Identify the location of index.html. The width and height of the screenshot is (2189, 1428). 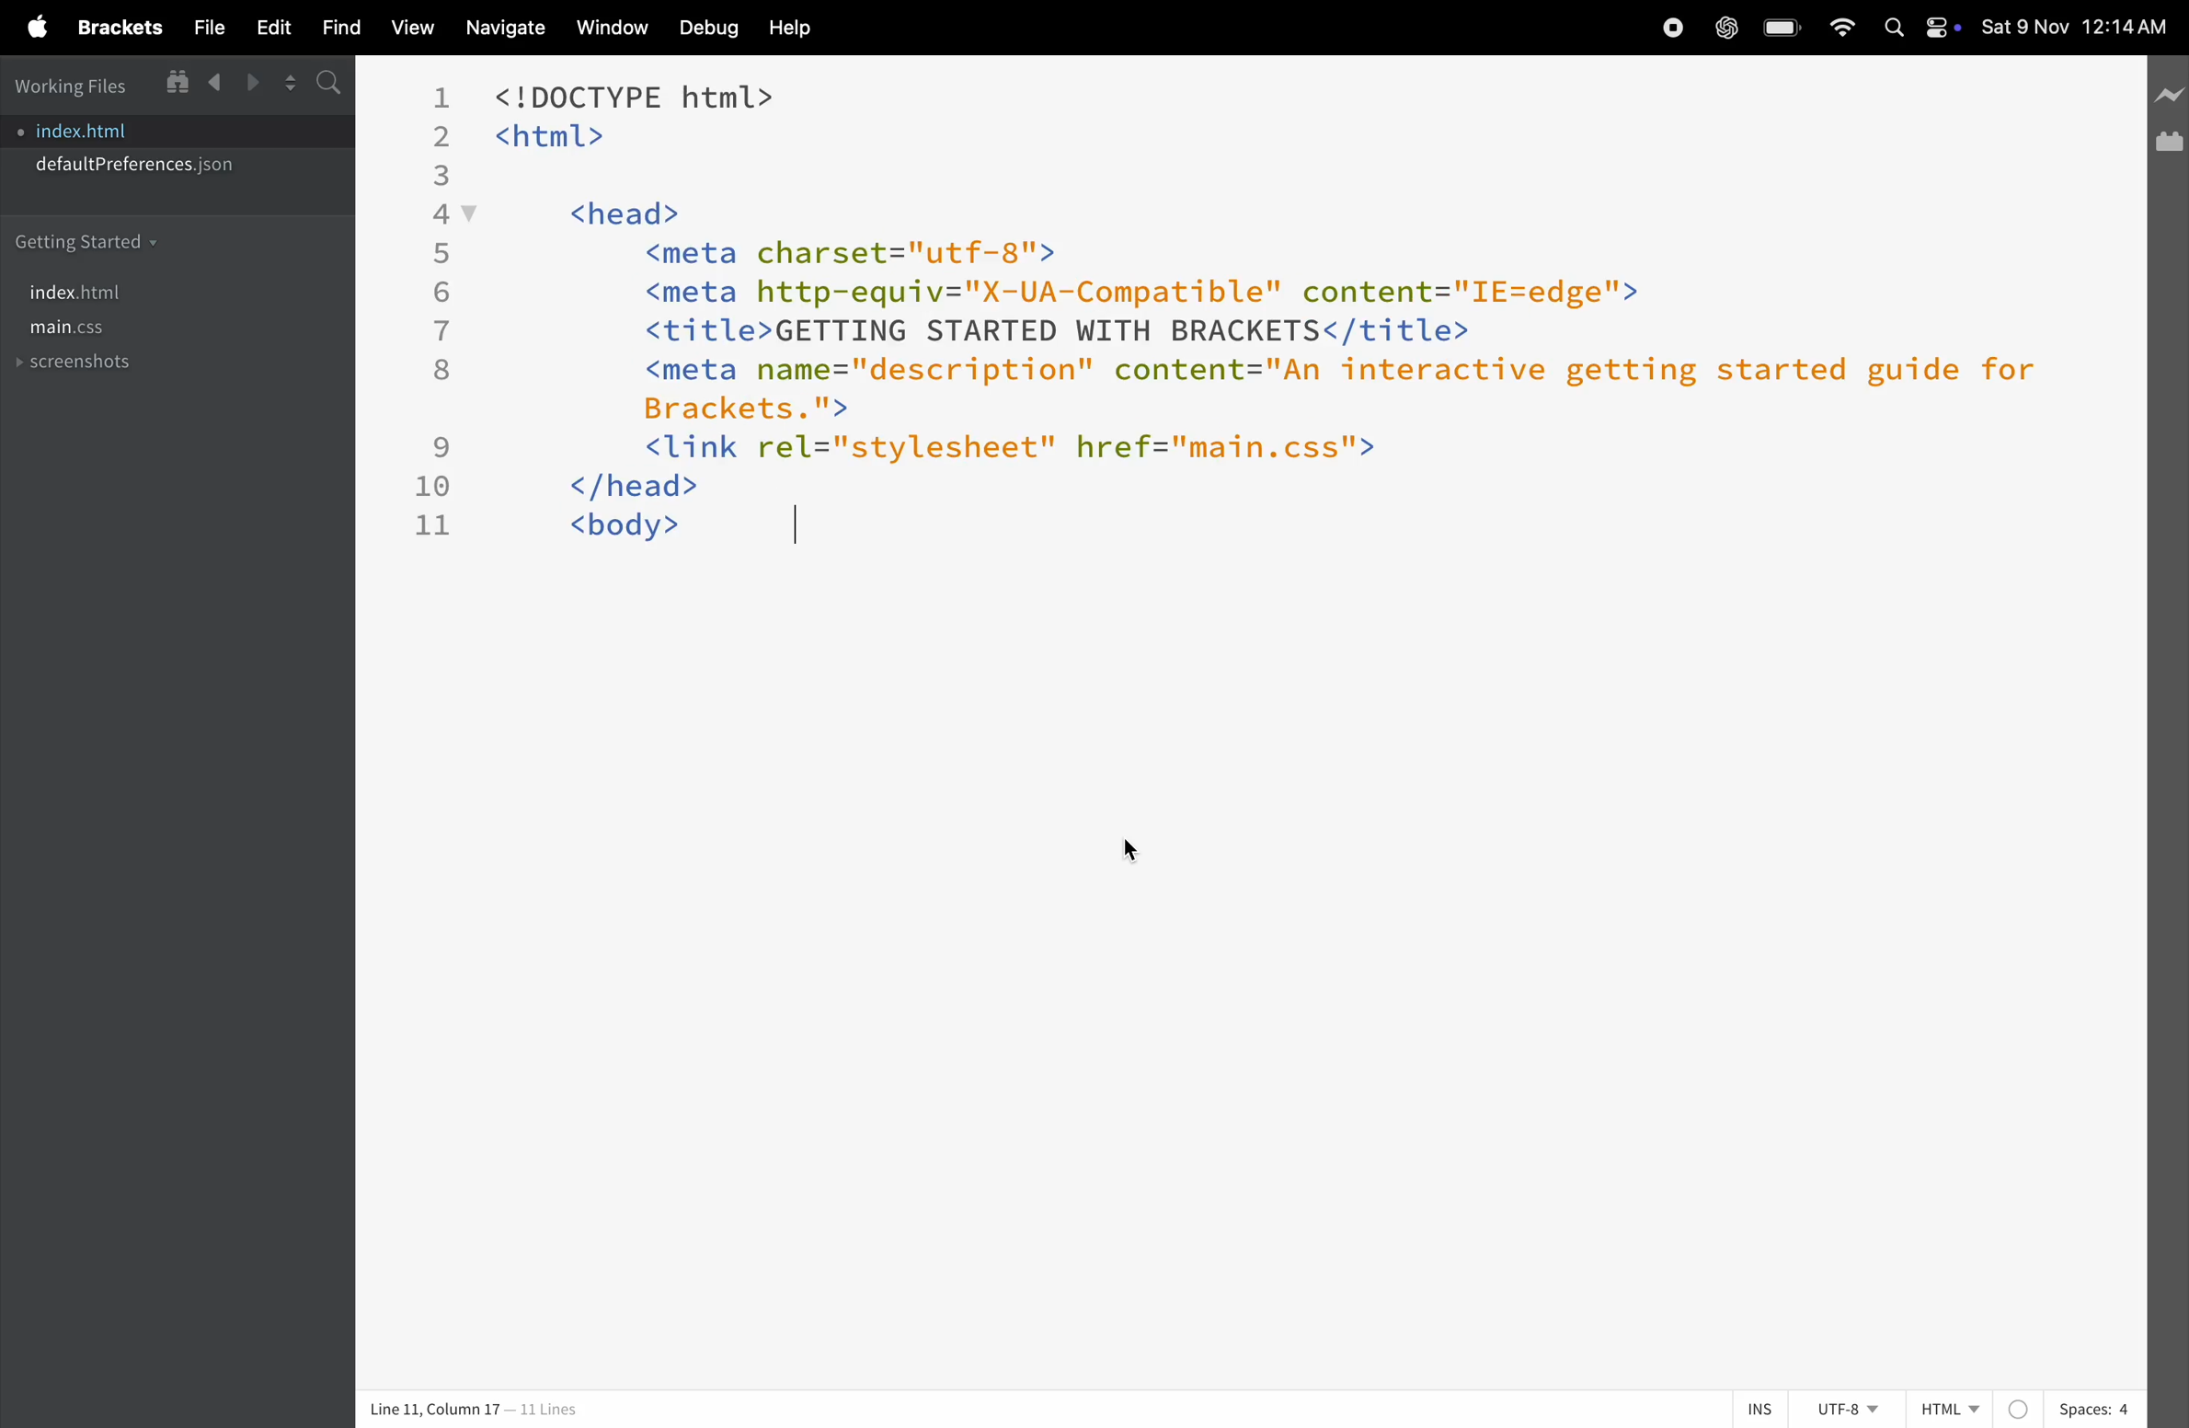
(179, 132).